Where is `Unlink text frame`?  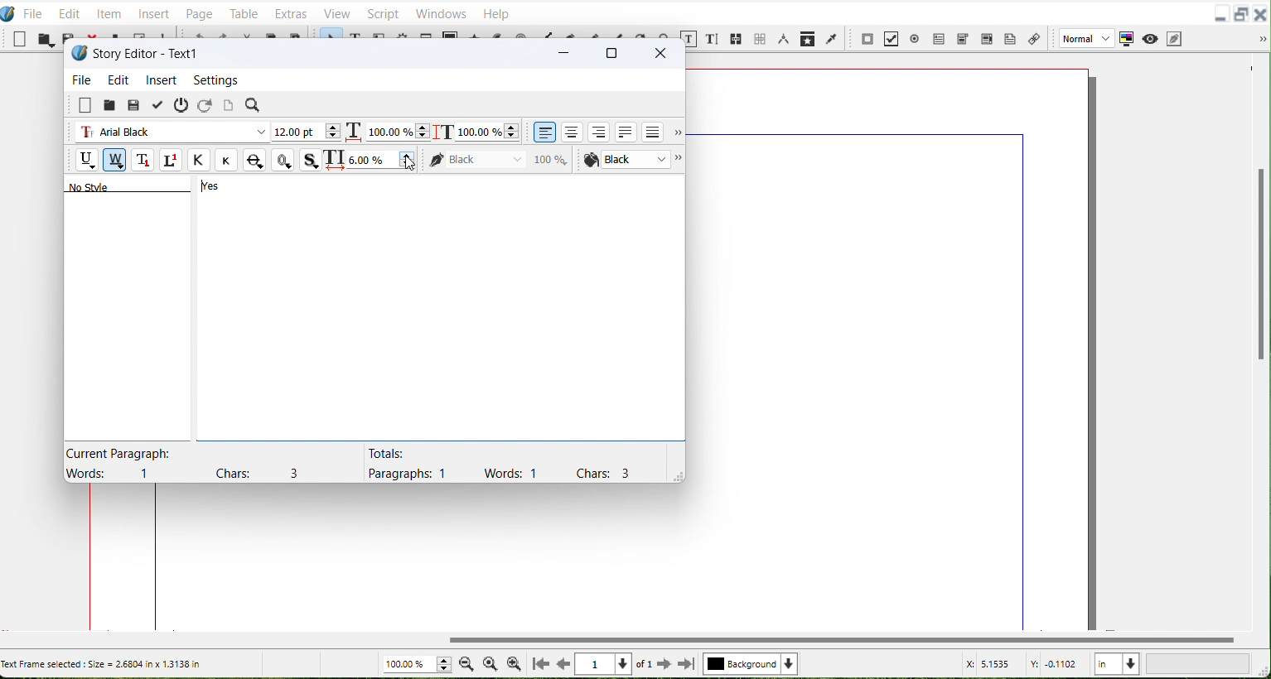 Unlink text frame is located at coordinates (760, 38).